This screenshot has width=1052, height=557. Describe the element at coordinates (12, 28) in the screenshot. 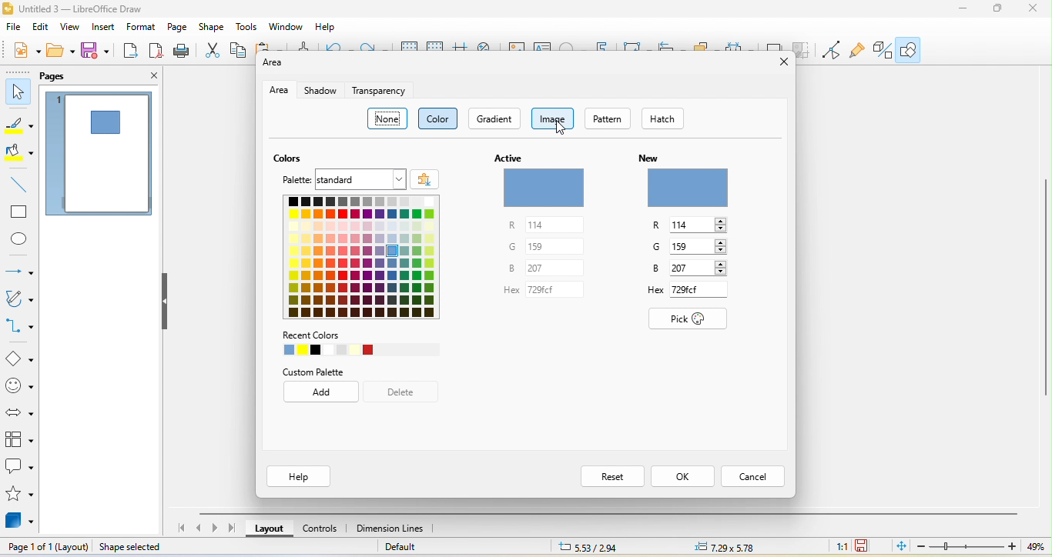

I see `file` at that location.